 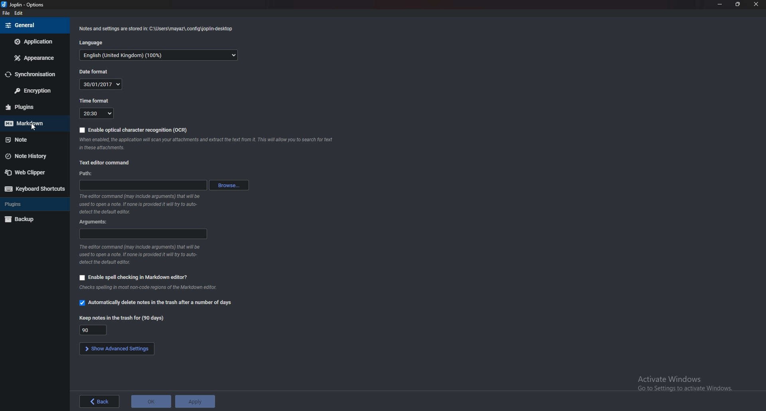 What do you see at coordinates (143, 234) in the screenshot?
I see `arguments` at bounding box center [143, 234].